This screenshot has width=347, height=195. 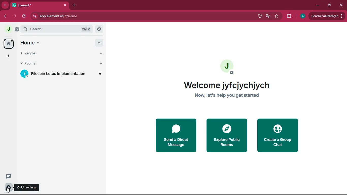 What do you see at coordinates (278, 136) in the screenshot?
I see `create a group chat` at bounding box center [278, 136].